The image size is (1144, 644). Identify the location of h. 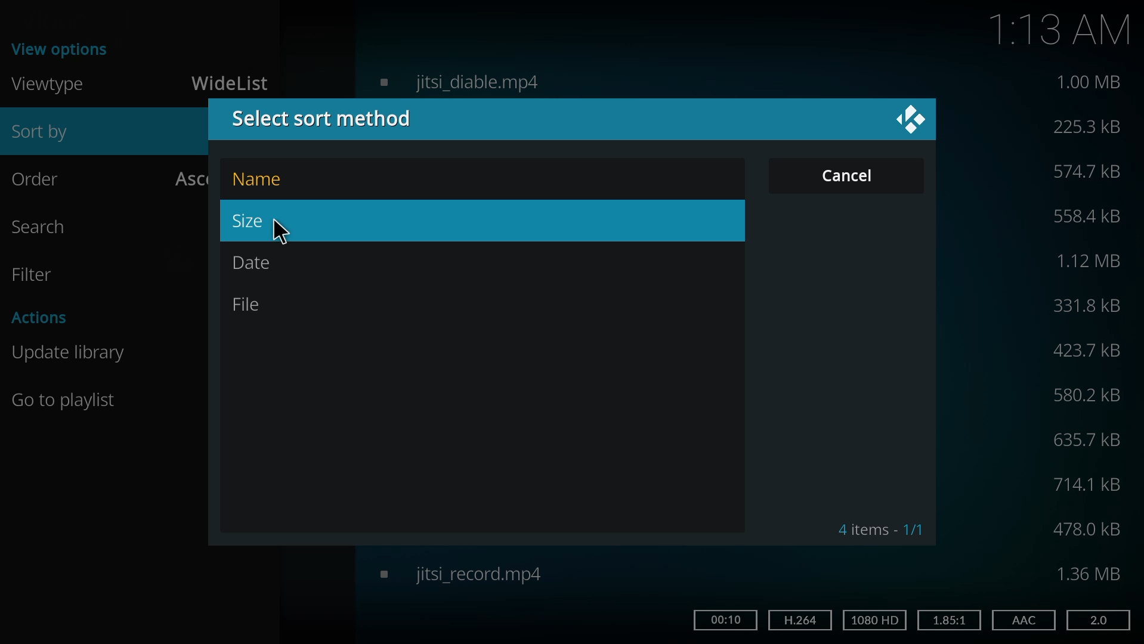
(797, 620).